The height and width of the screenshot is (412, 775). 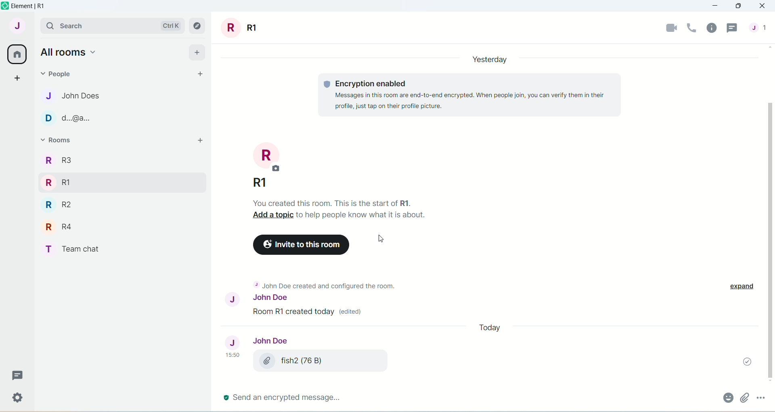 I want to click on maximize, so click(x=739, y=8).